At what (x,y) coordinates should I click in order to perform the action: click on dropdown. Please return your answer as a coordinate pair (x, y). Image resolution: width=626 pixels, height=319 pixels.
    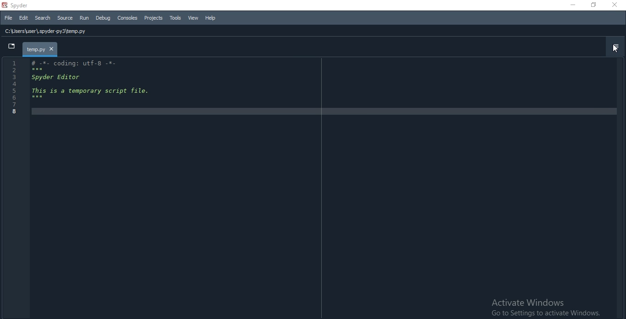
    Looking at the image, I should click on (11, 48).